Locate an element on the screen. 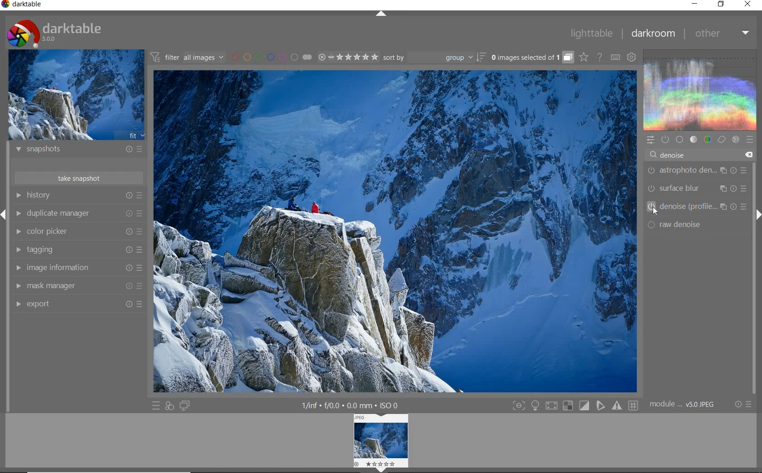 This screenshot has width=762, height=473. color is located at coordinates (708, 139).